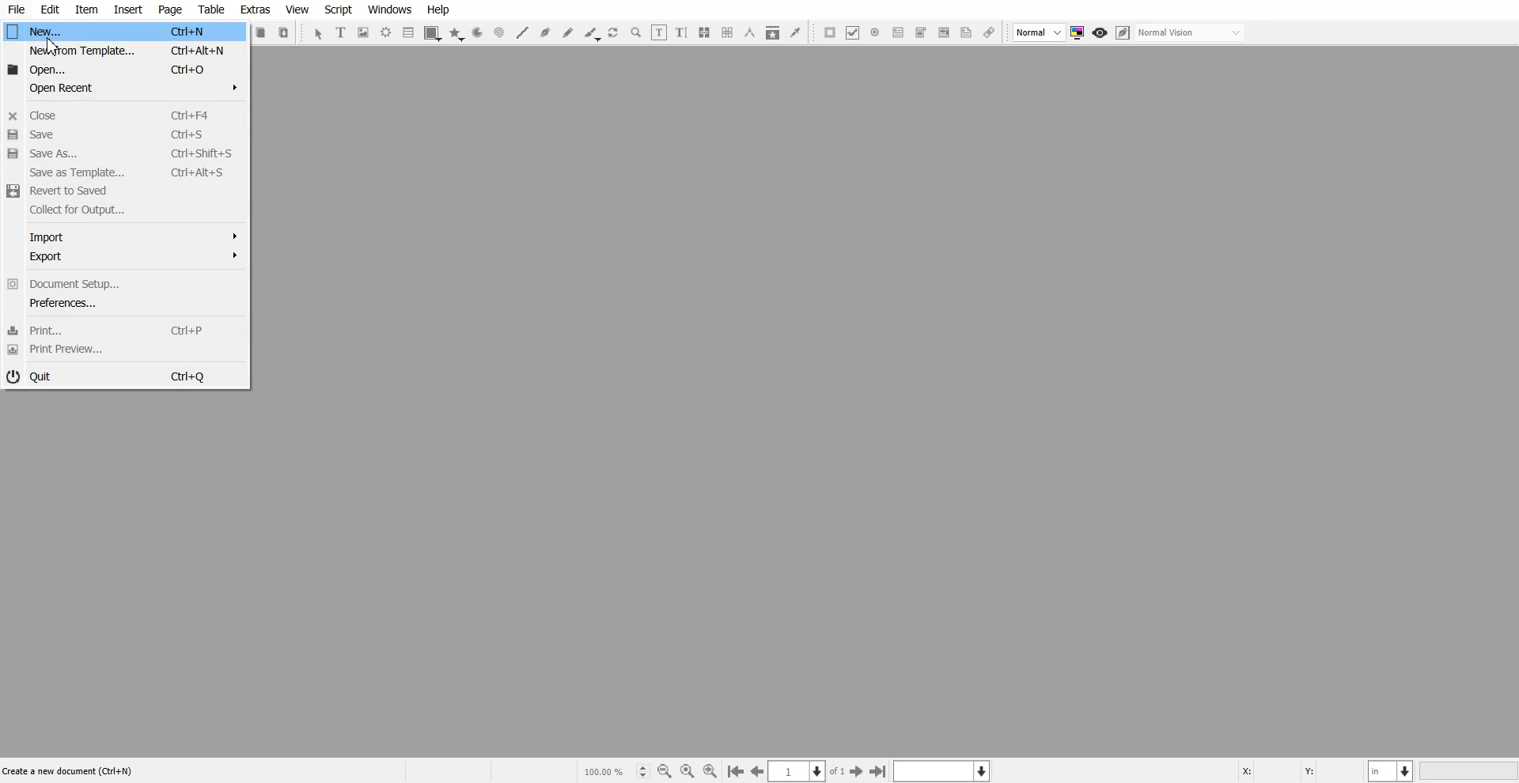 Image resolution: width=1519 pixels, height=783 pixels. Describe the element at coordinates (255, 9) in the screenshot. I see `Extras` at that location.